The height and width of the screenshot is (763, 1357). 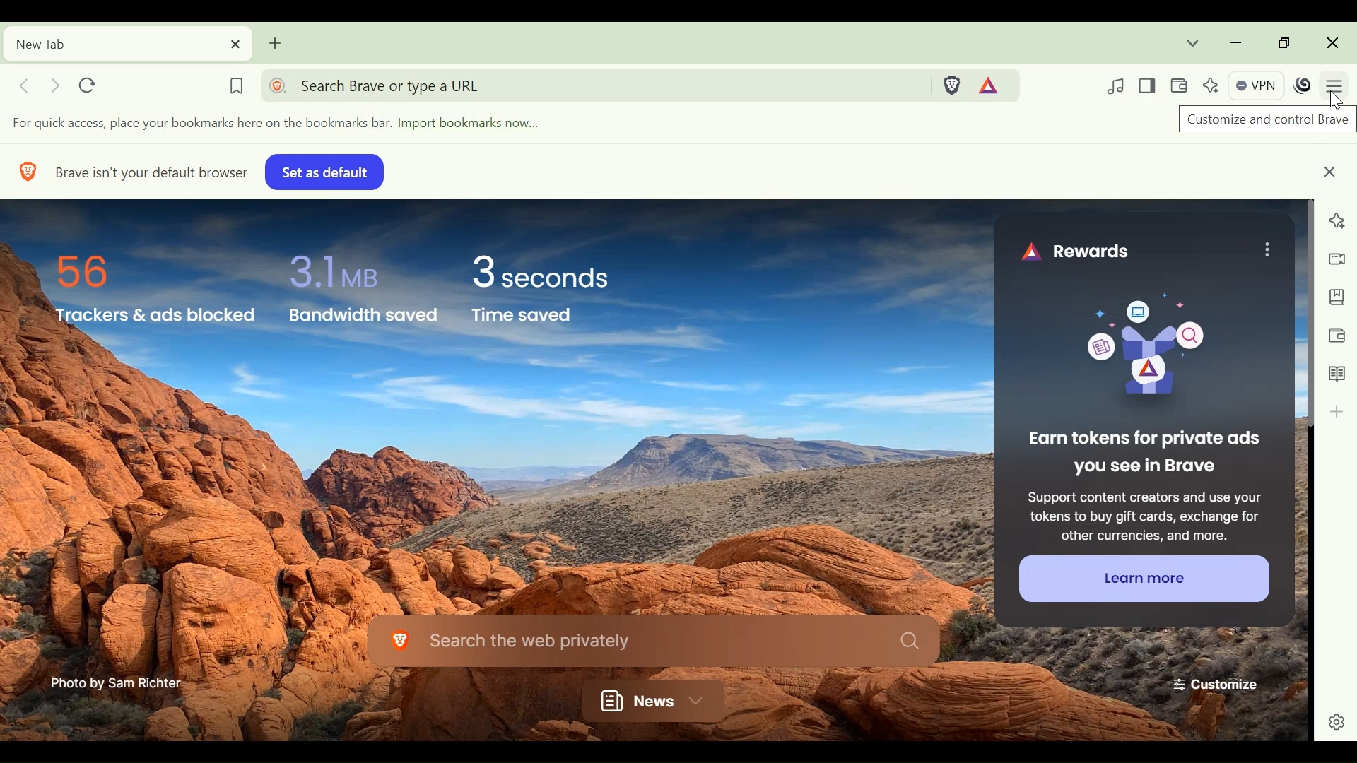 I want to click on Bookmark, so click(x=1335, y=294).